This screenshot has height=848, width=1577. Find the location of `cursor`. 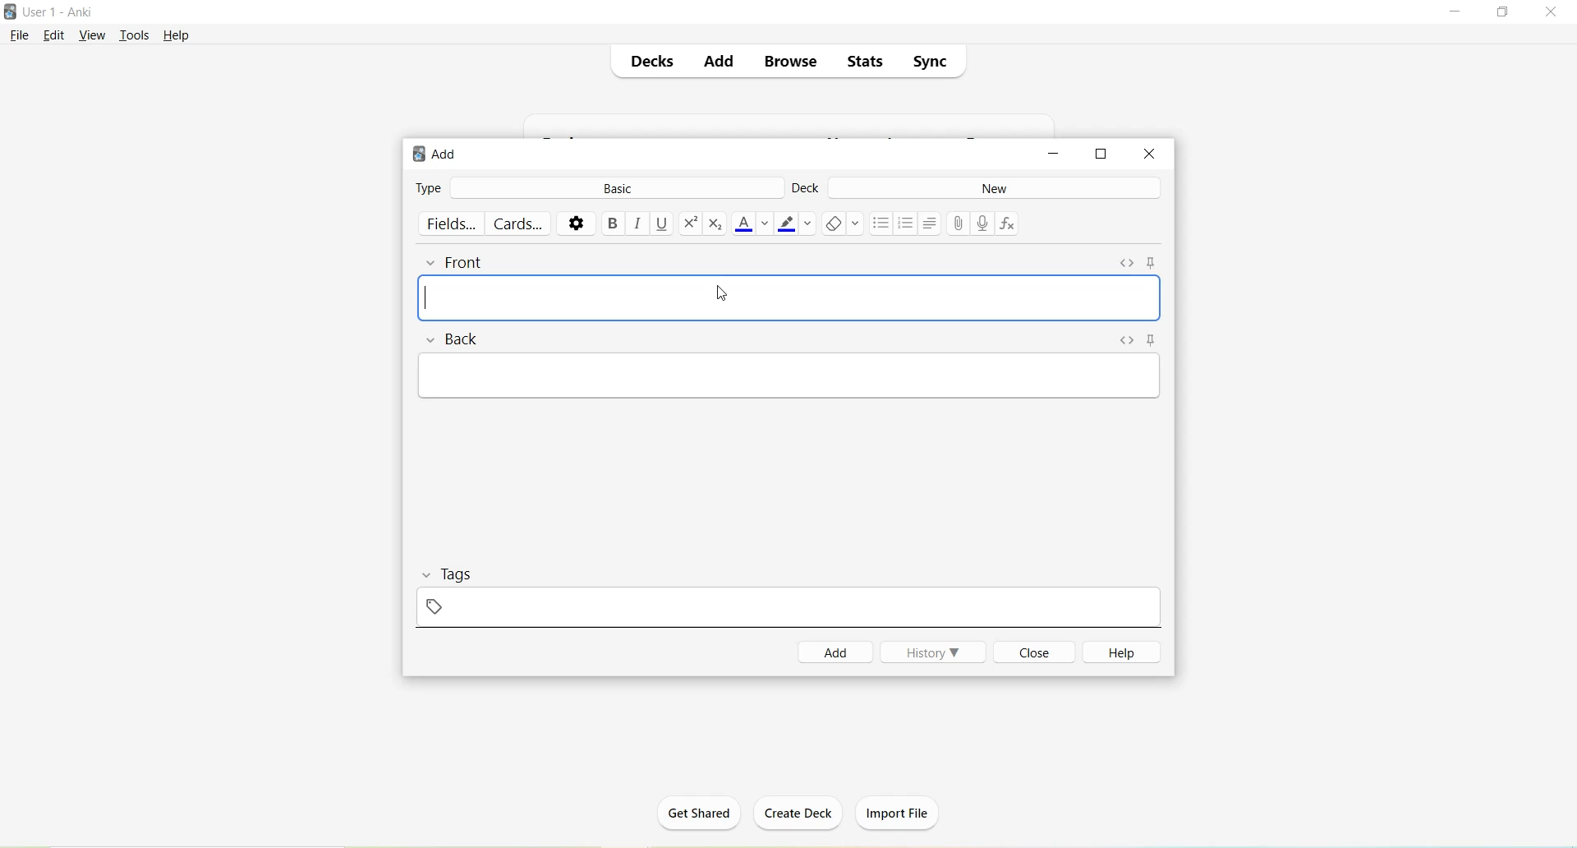

cursor is located at coordinates (721, 292).